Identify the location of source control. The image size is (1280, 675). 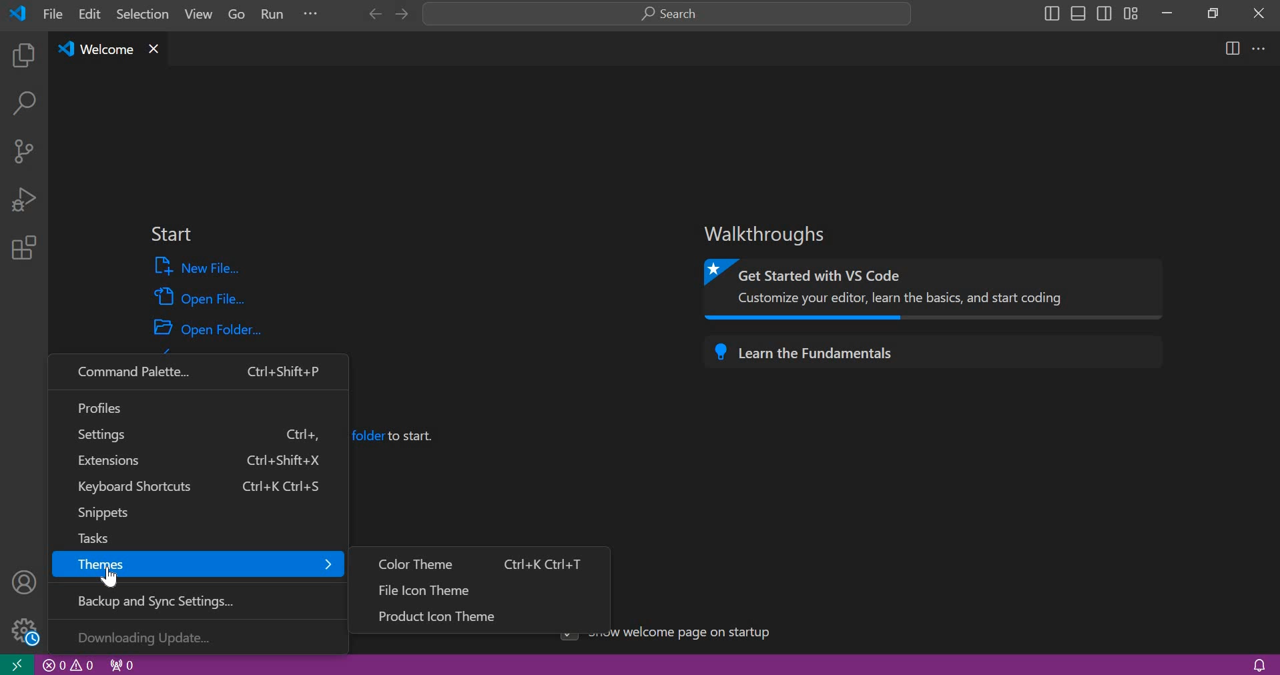
(23, 150).